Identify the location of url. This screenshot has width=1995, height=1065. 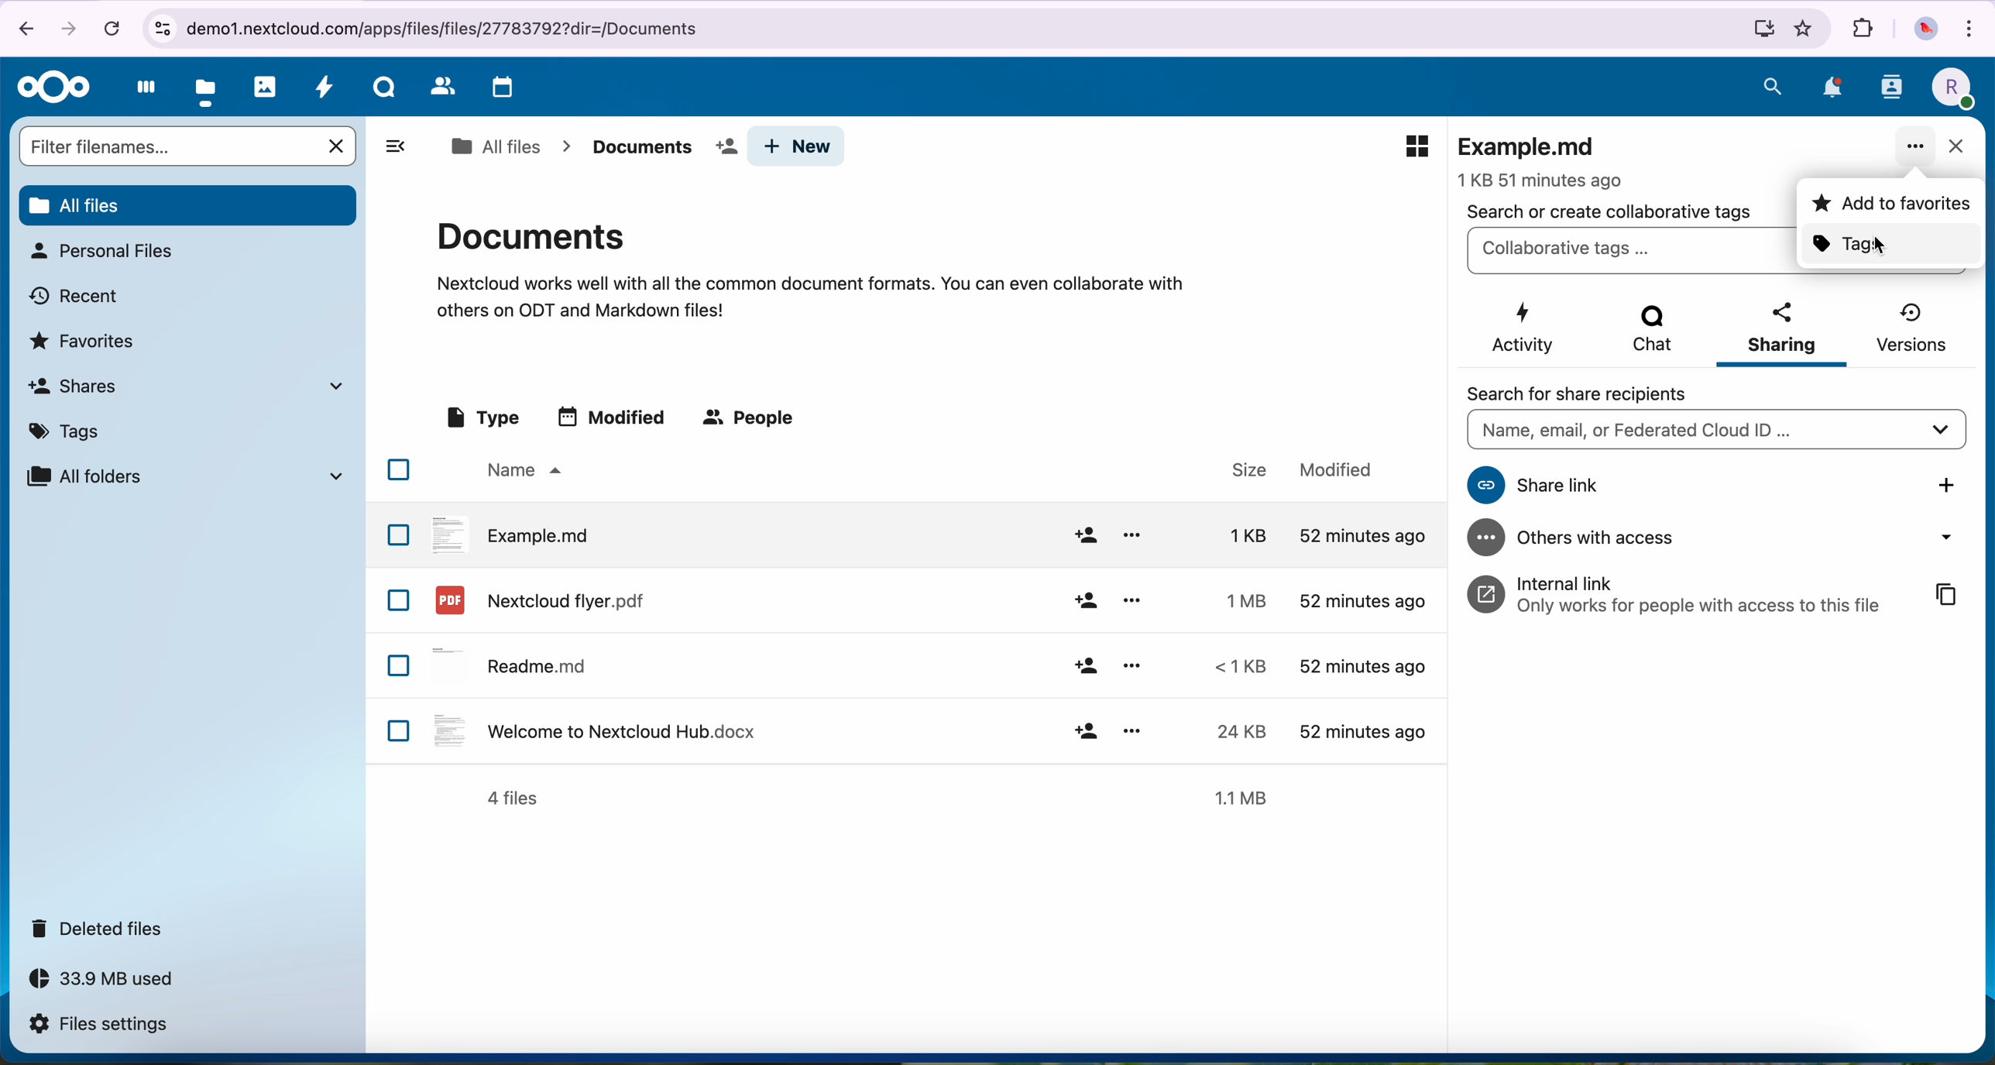
(960, 29).